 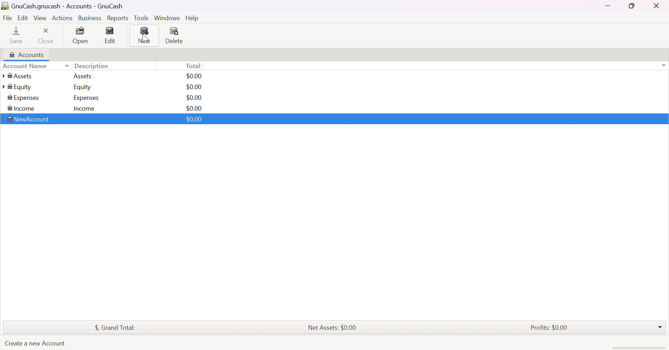 What do you see at coordinates (120, 18) in the screenshot?
I see `Reports` at bounding box center [120, 18].